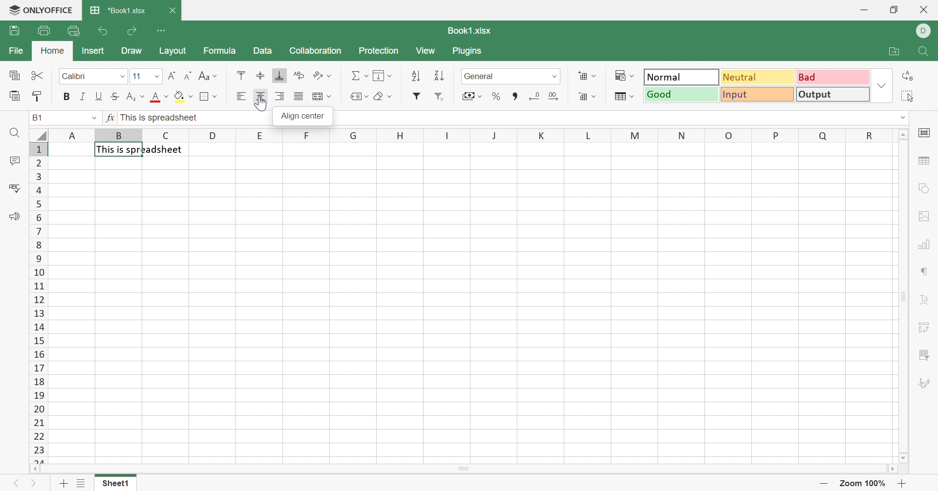  I want to click on List of sheets, so click(82, 483).